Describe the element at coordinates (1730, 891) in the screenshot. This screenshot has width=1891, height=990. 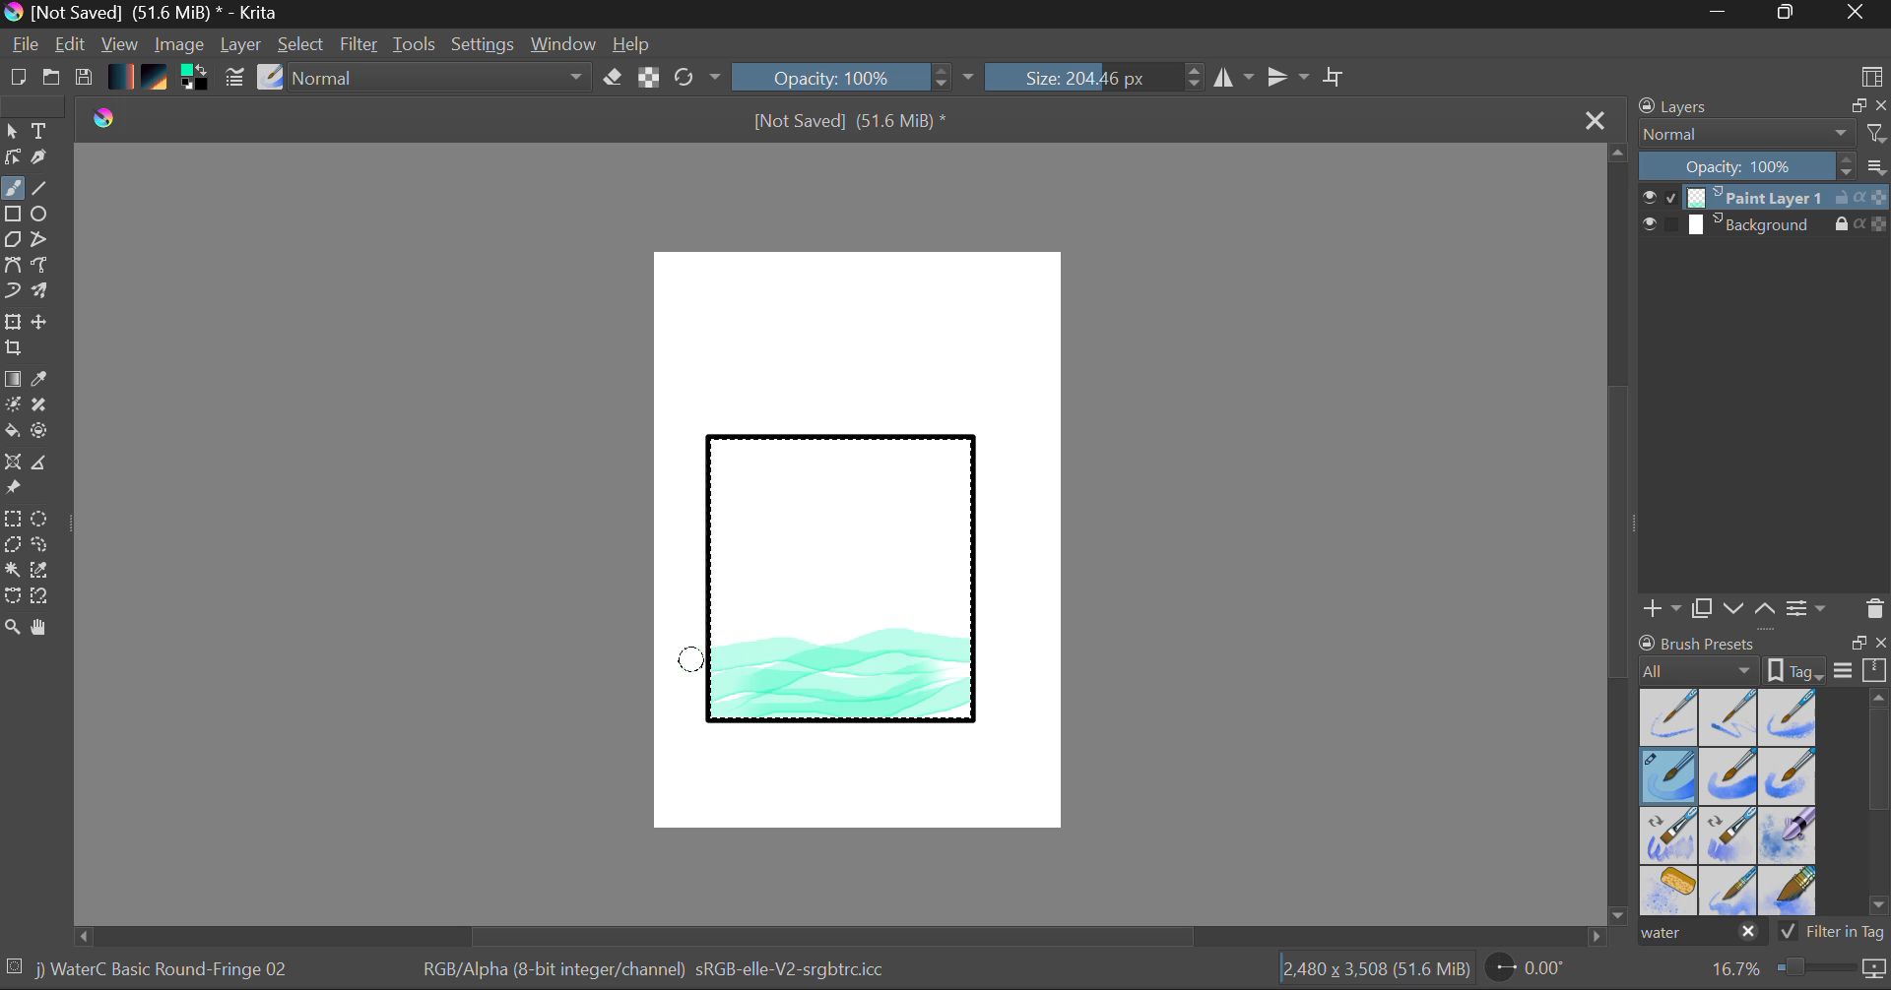
I see `Water C - Spread` at that location.